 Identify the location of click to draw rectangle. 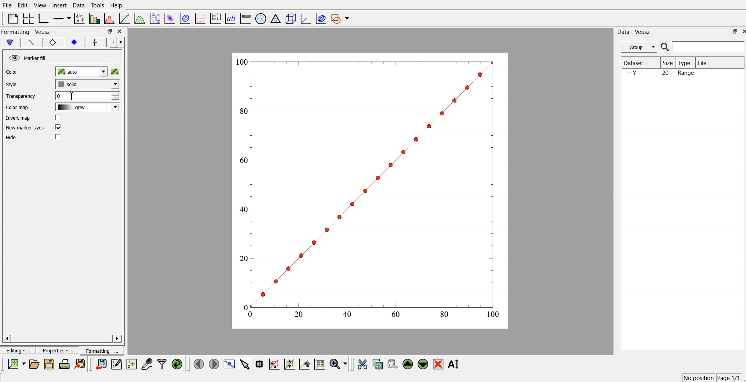
(274, 363).